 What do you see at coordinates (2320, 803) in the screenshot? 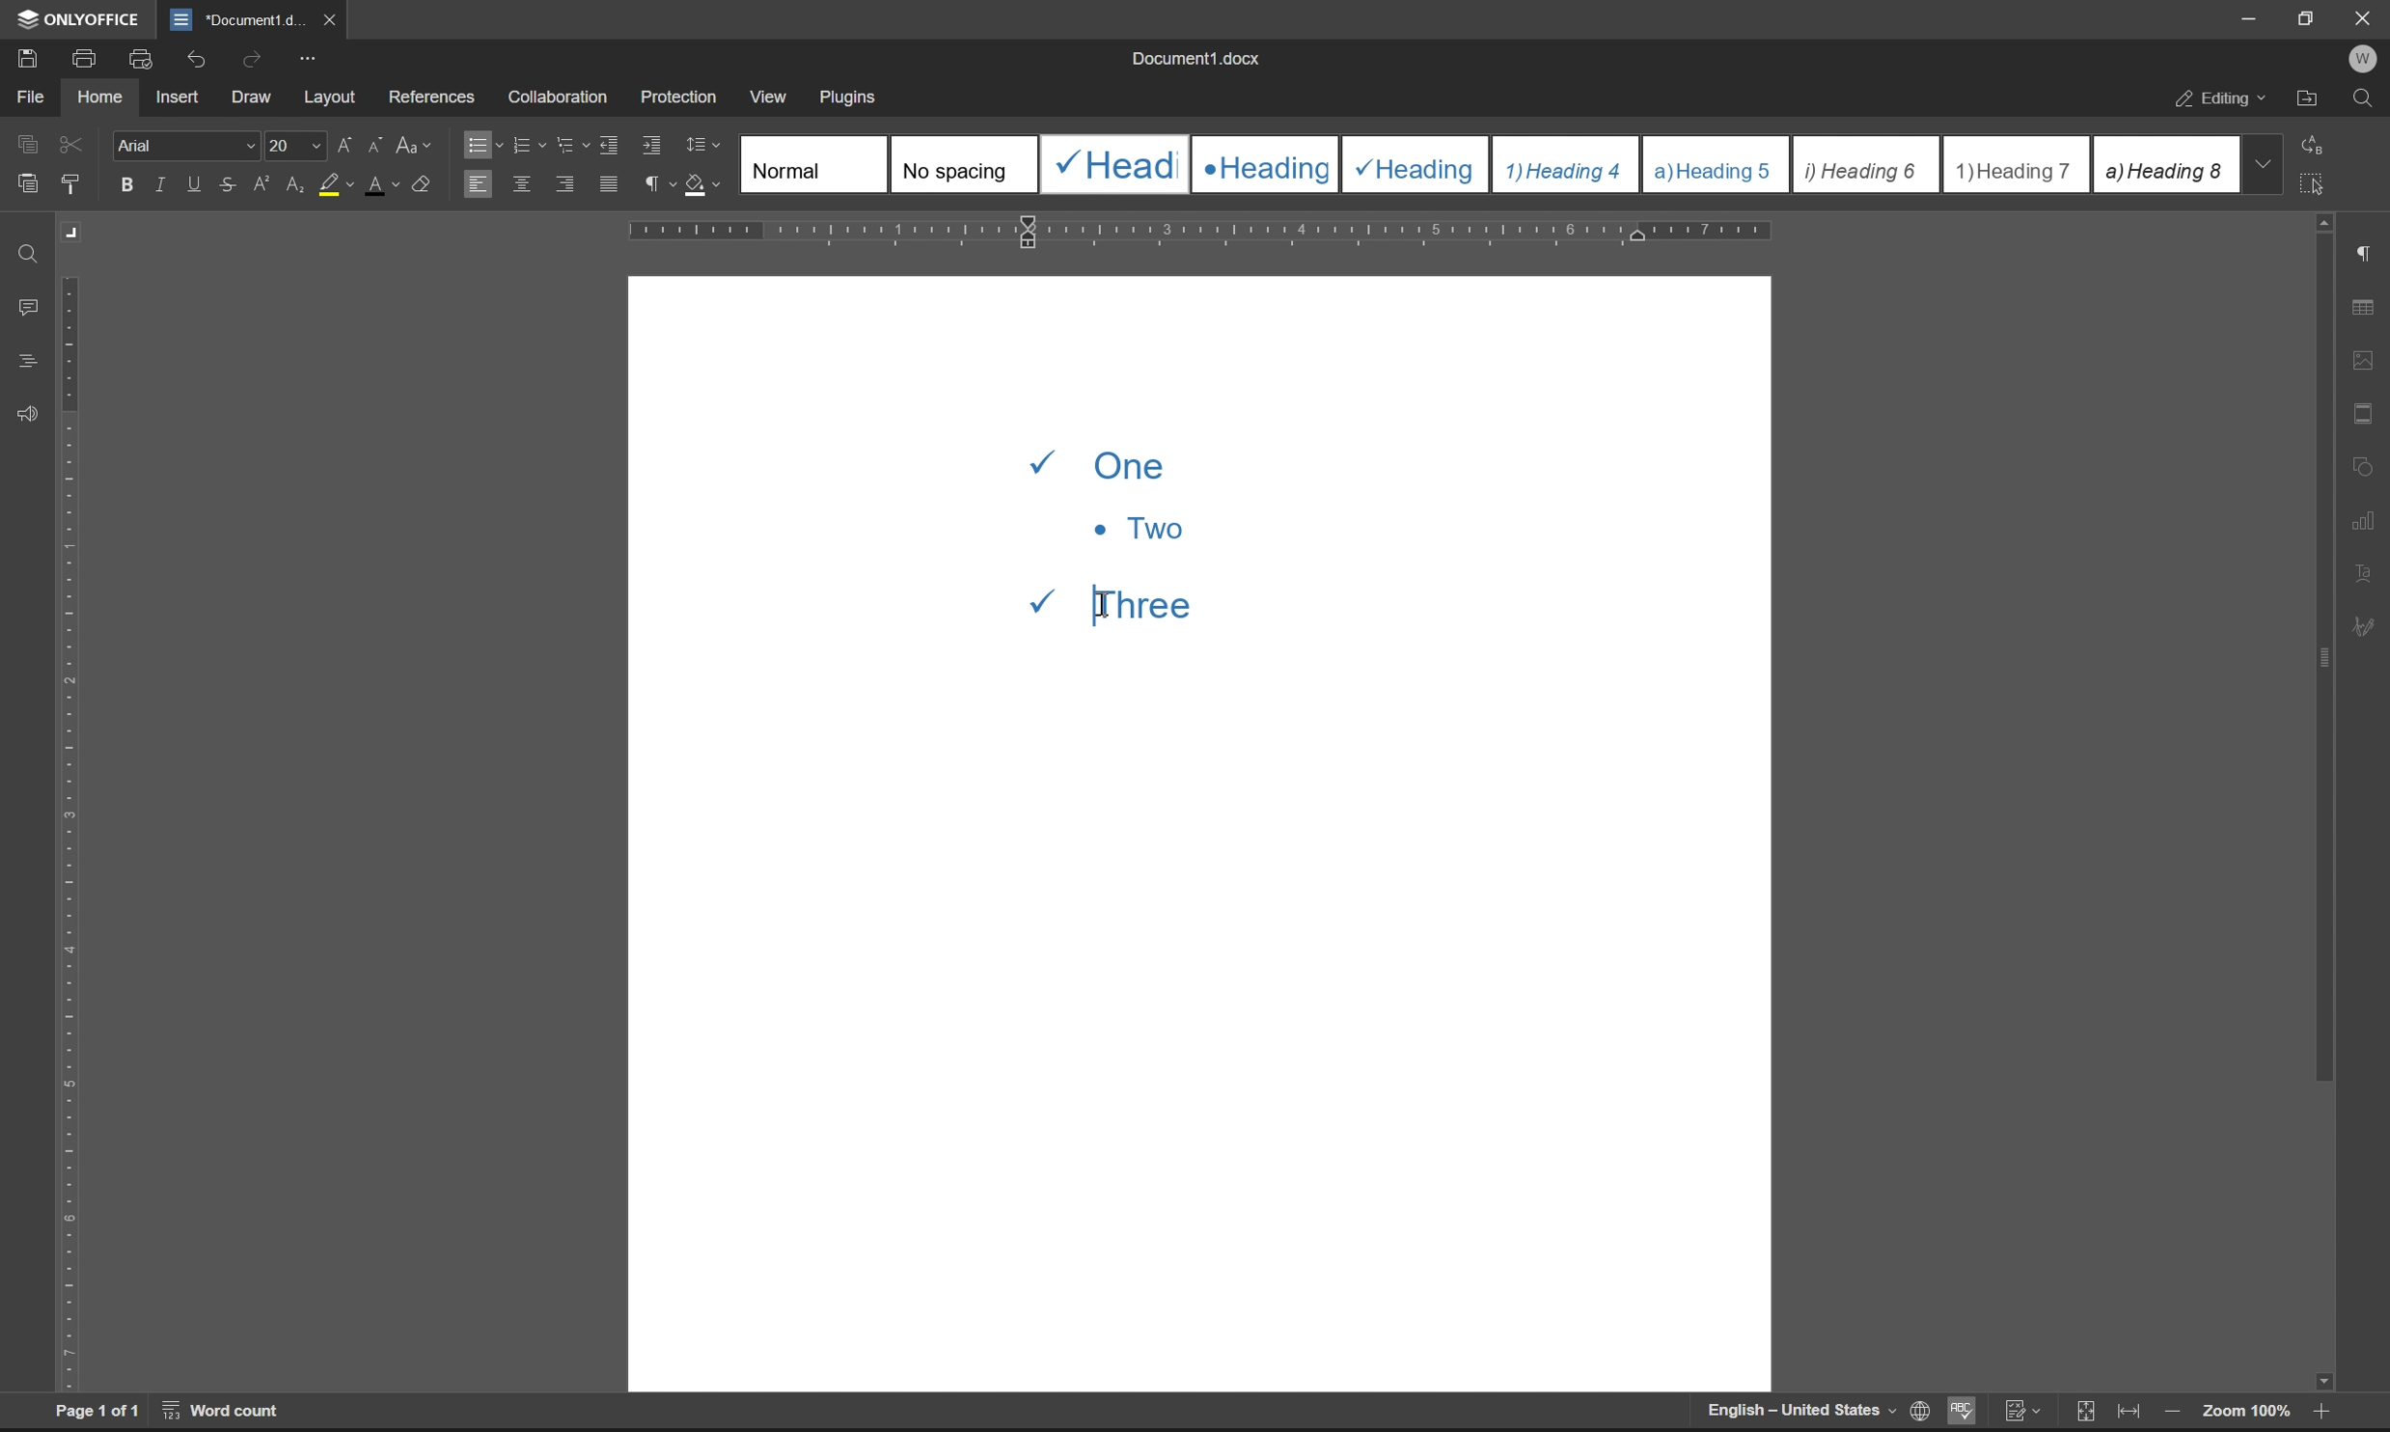
I see `scroll bar` at bounding box center [2320, 803].